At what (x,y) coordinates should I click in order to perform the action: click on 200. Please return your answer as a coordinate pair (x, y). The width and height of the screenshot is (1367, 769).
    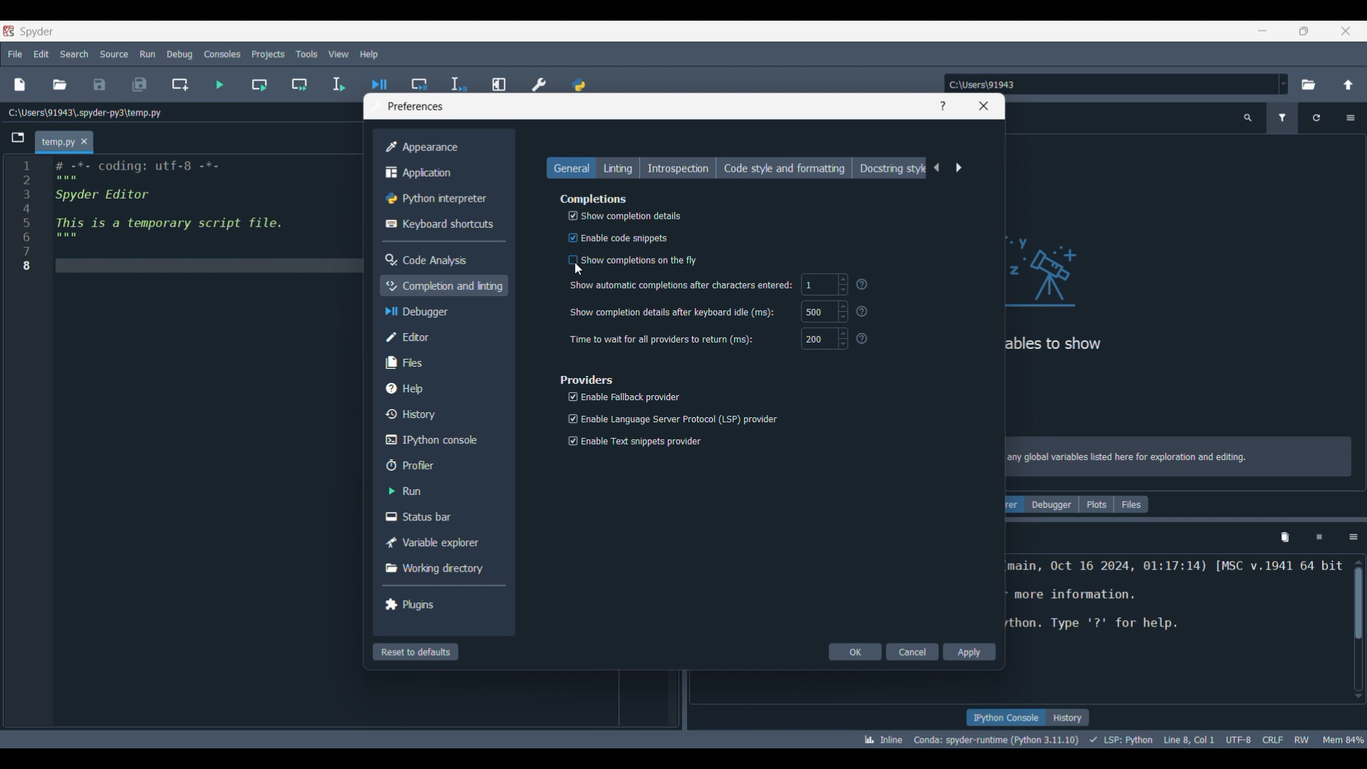
    Looking at the image, I should click on (824, 339).